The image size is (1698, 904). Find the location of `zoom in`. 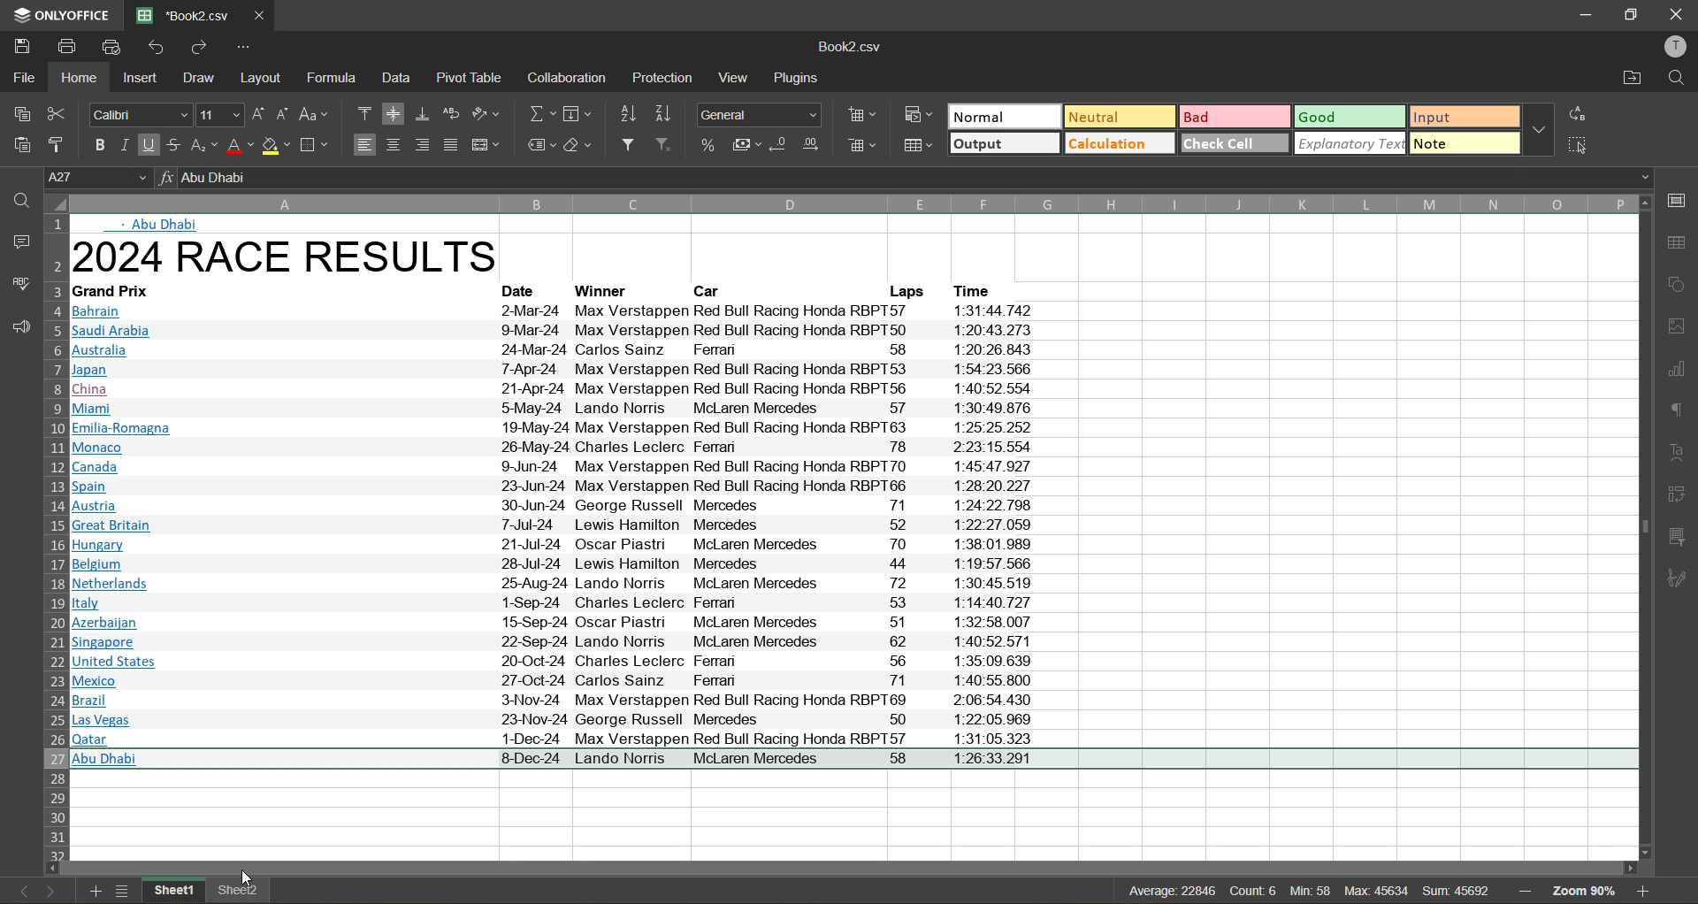

zoom in is located at coordinates (1646, 892).